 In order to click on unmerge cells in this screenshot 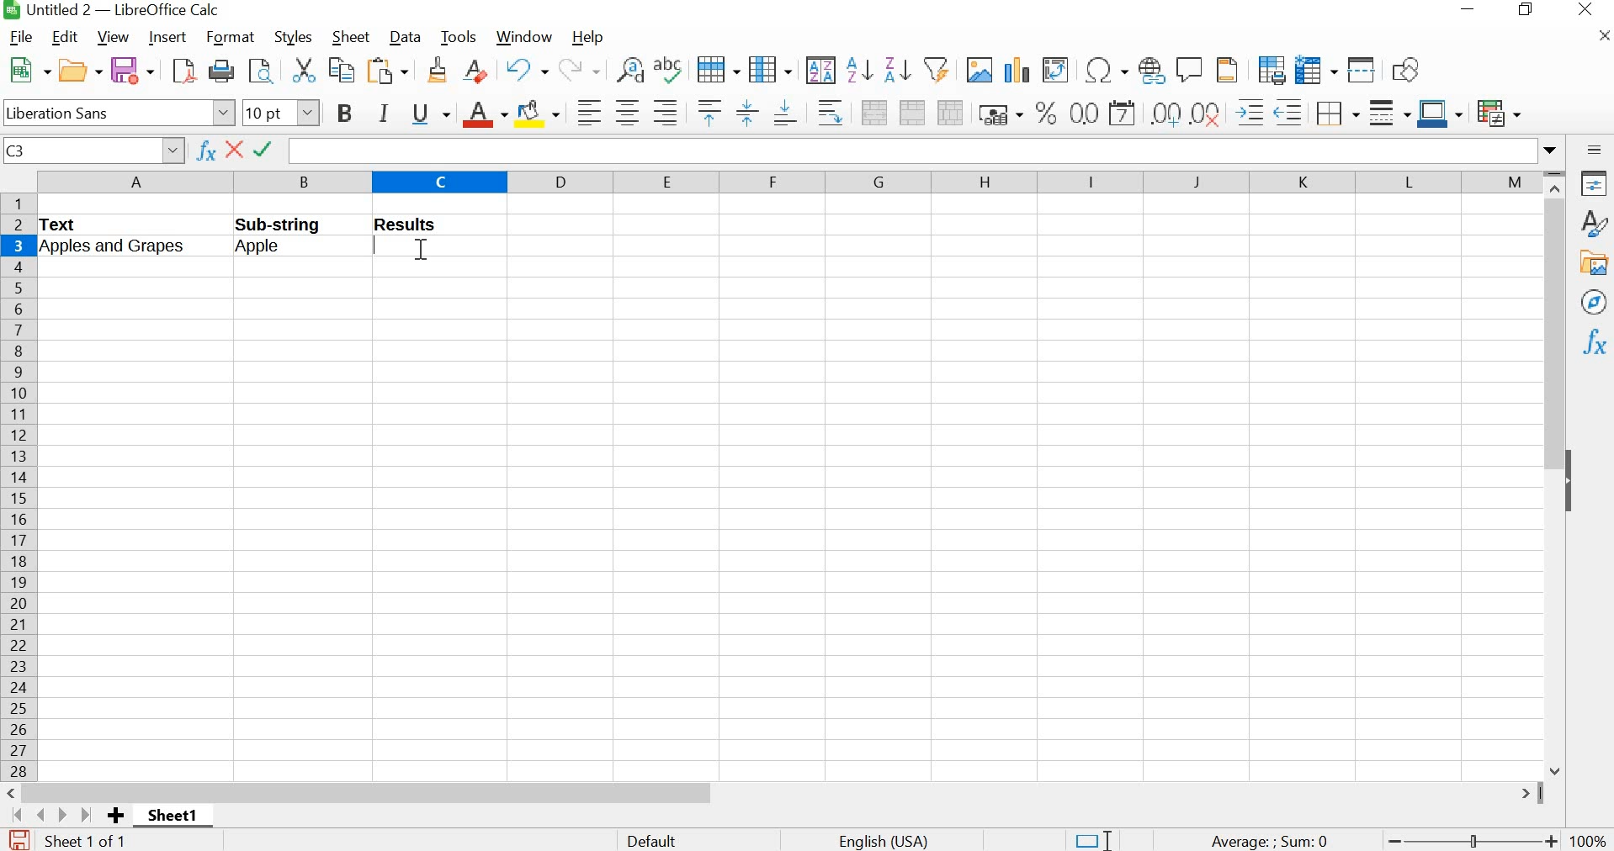, I will do `click(951, 112)`.